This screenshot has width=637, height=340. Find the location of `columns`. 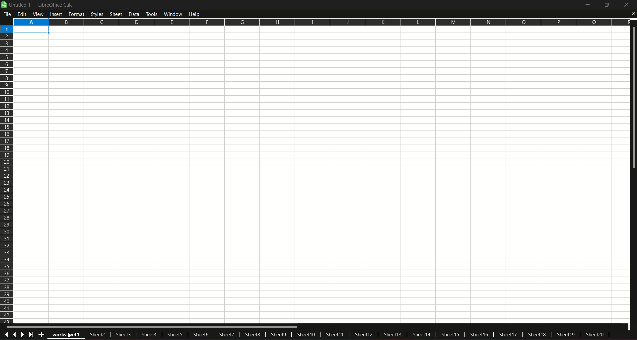

columns is located at coordinates (320, 21).